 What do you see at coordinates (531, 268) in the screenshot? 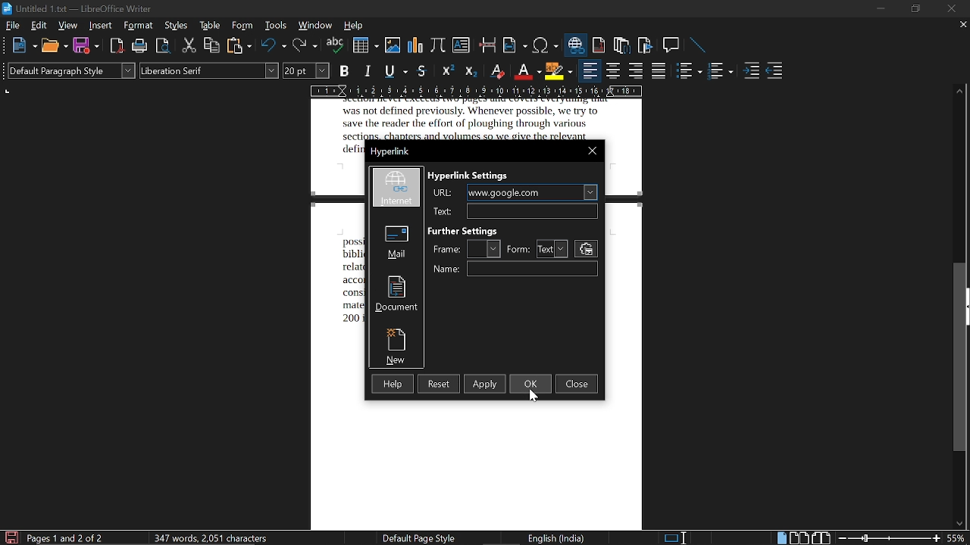
I see `name` at bounding box center [531, 268].